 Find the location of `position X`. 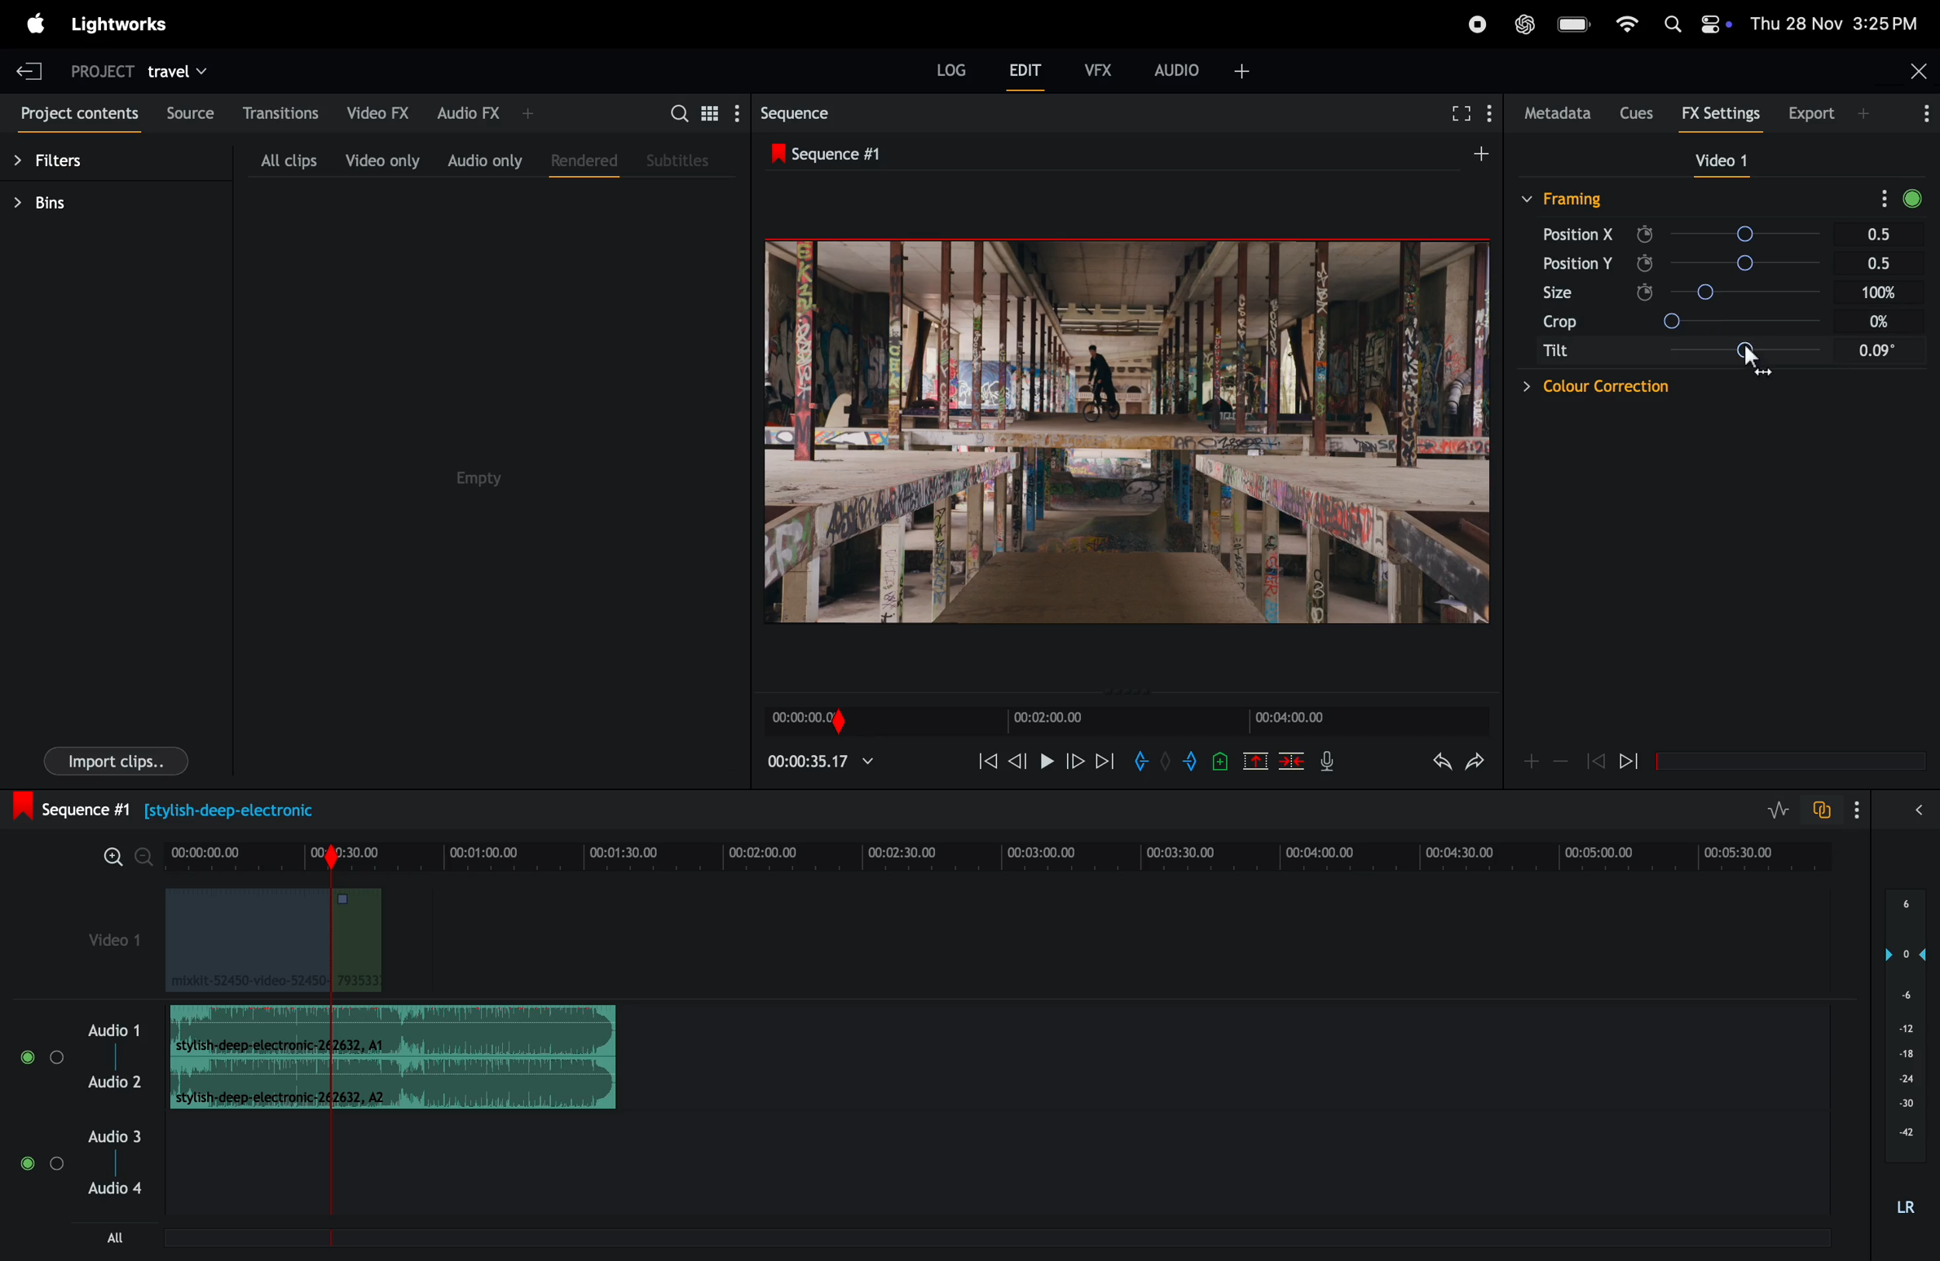

position X is located at coordinates (1578, 236).